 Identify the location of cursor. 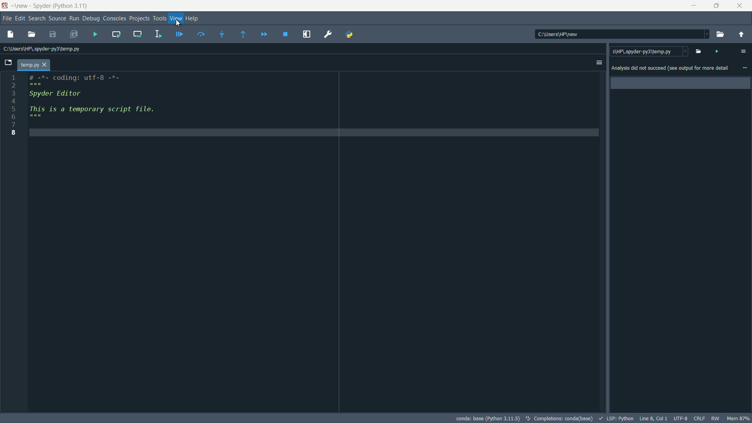
(178, 23).